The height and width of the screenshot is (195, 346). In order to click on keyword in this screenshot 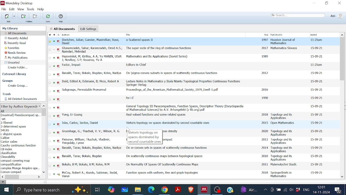, I will do `click(7, 138)`.